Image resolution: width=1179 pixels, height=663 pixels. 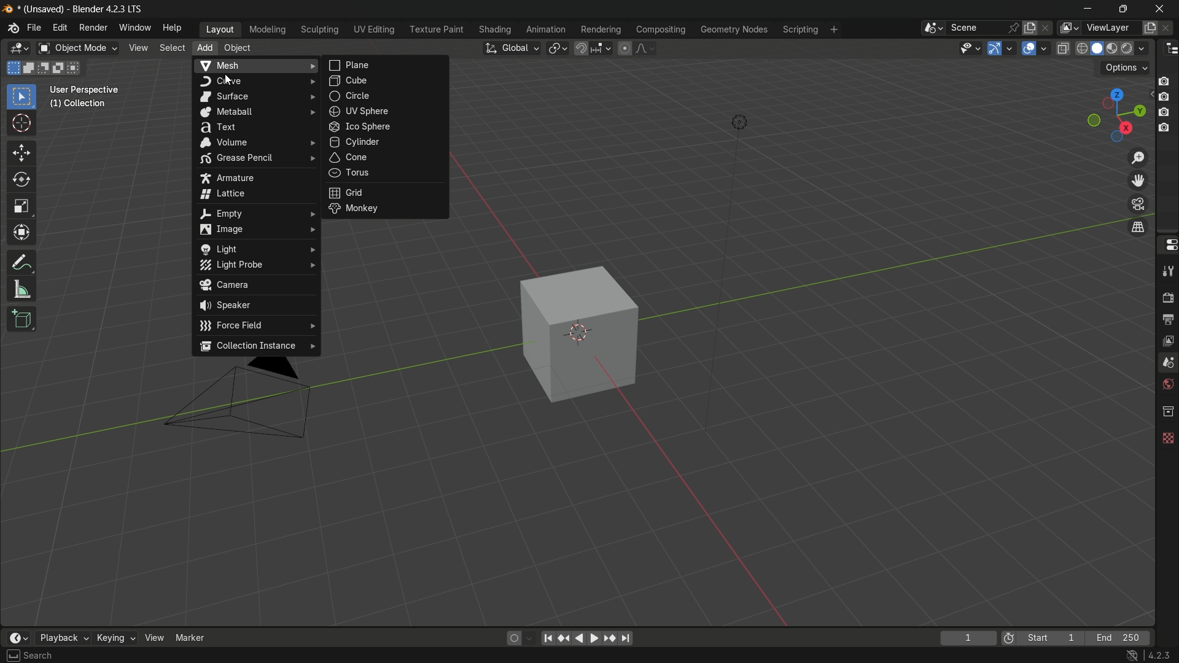 I want to click on zoom in/out, so click(x=1138, y=157).